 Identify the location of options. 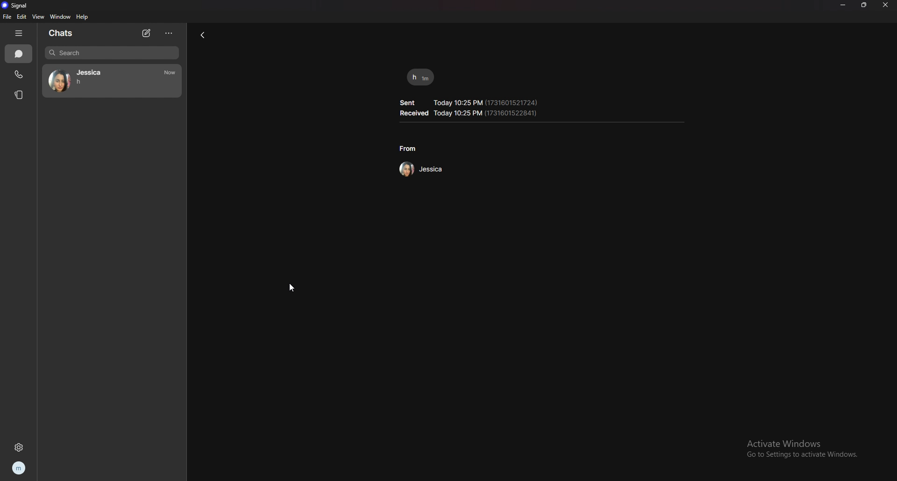
(168, 34).